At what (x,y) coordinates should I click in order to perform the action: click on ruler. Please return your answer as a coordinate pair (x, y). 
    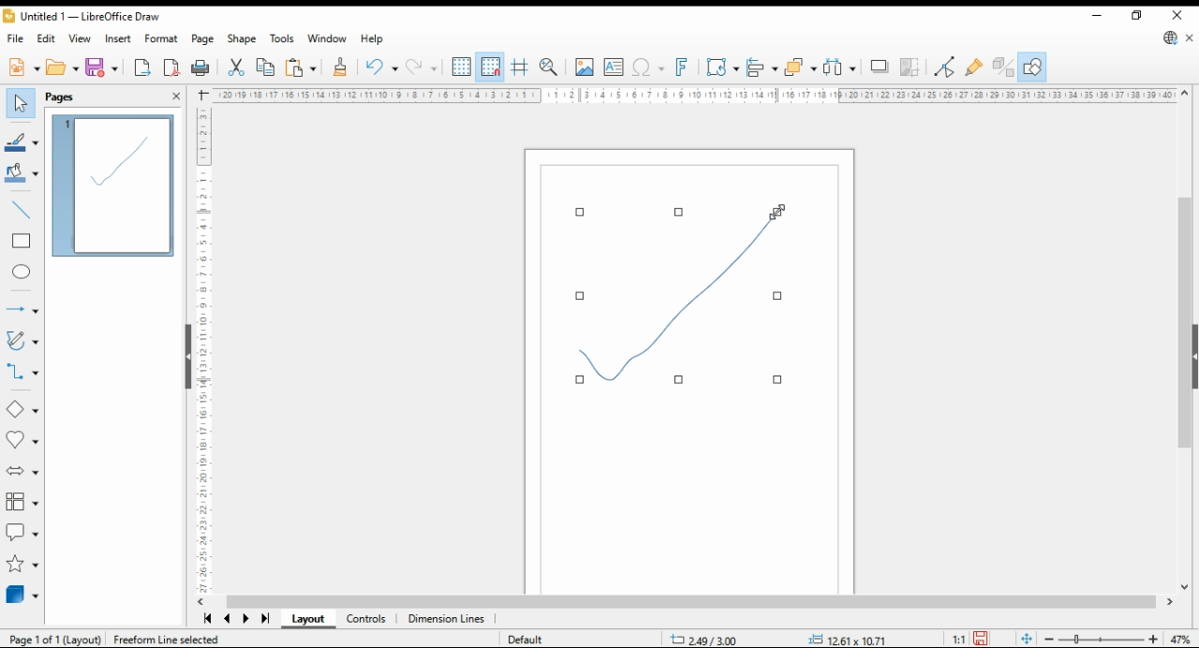
    Looking at the image, I should click on (197, 351).